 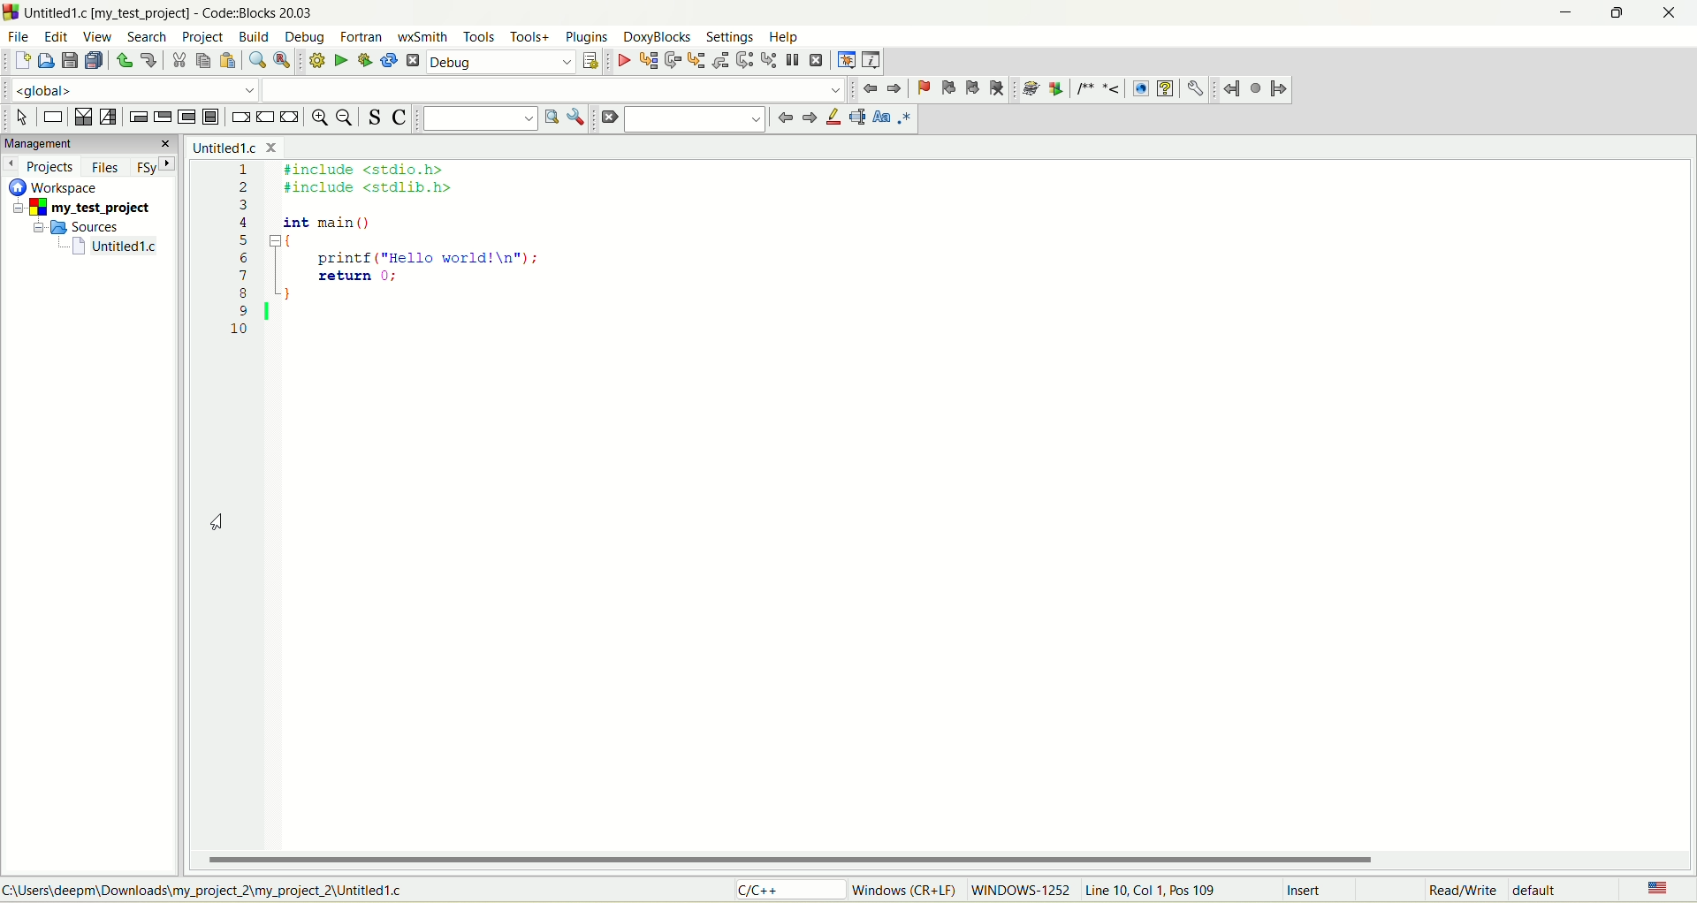 What do you see at coordinates (55, 117) in the screenshot?
I see `instruction` at bounding box center [55, 117].